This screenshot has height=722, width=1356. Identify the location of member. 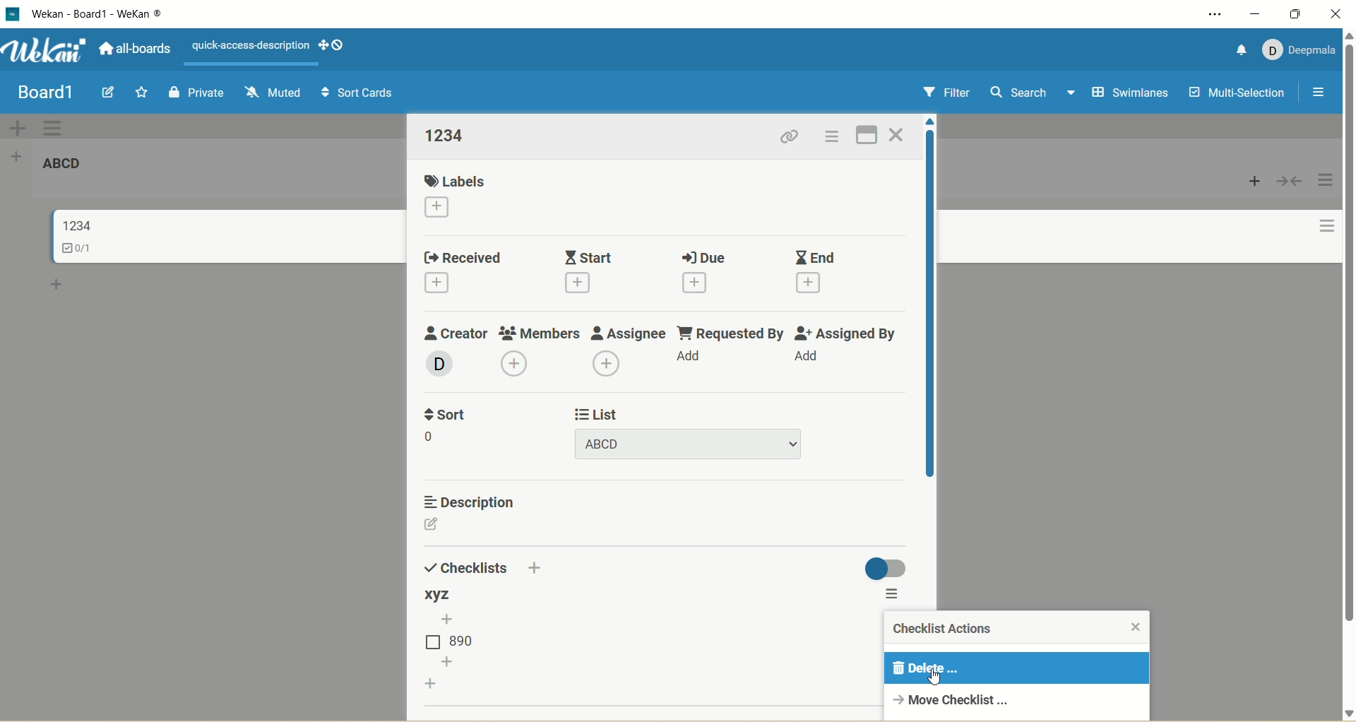
(444, 365).